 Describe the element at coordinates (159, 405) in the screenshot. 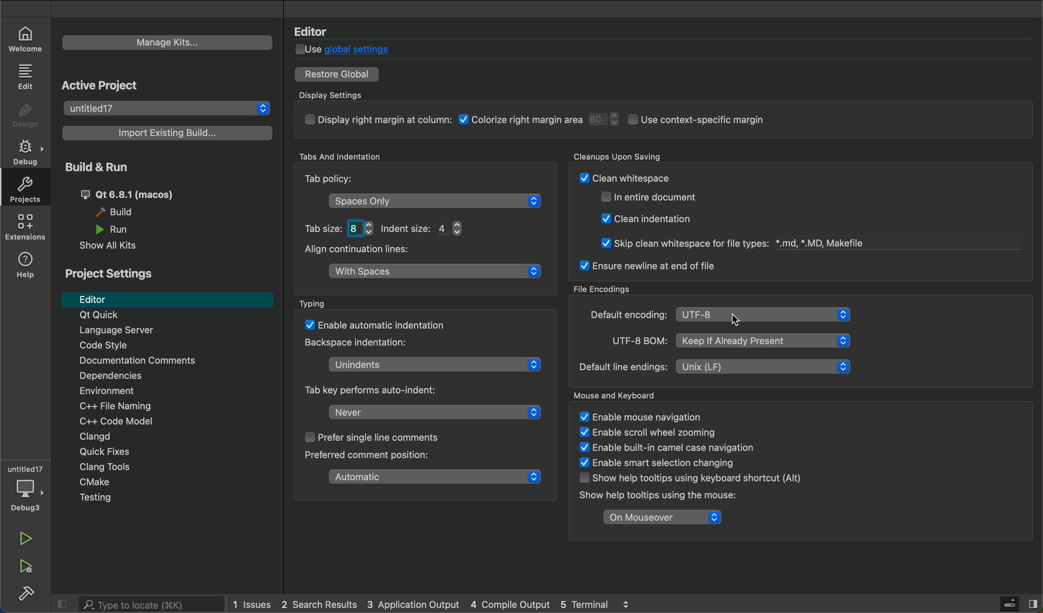

I see `file naming` at that location.